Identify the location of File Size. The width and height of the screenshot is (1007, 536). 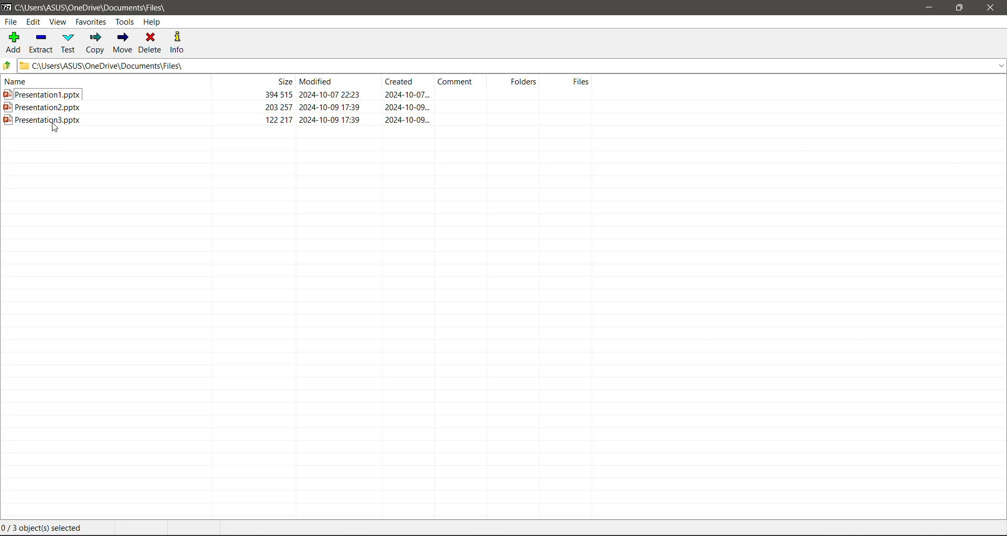
(252, 81).